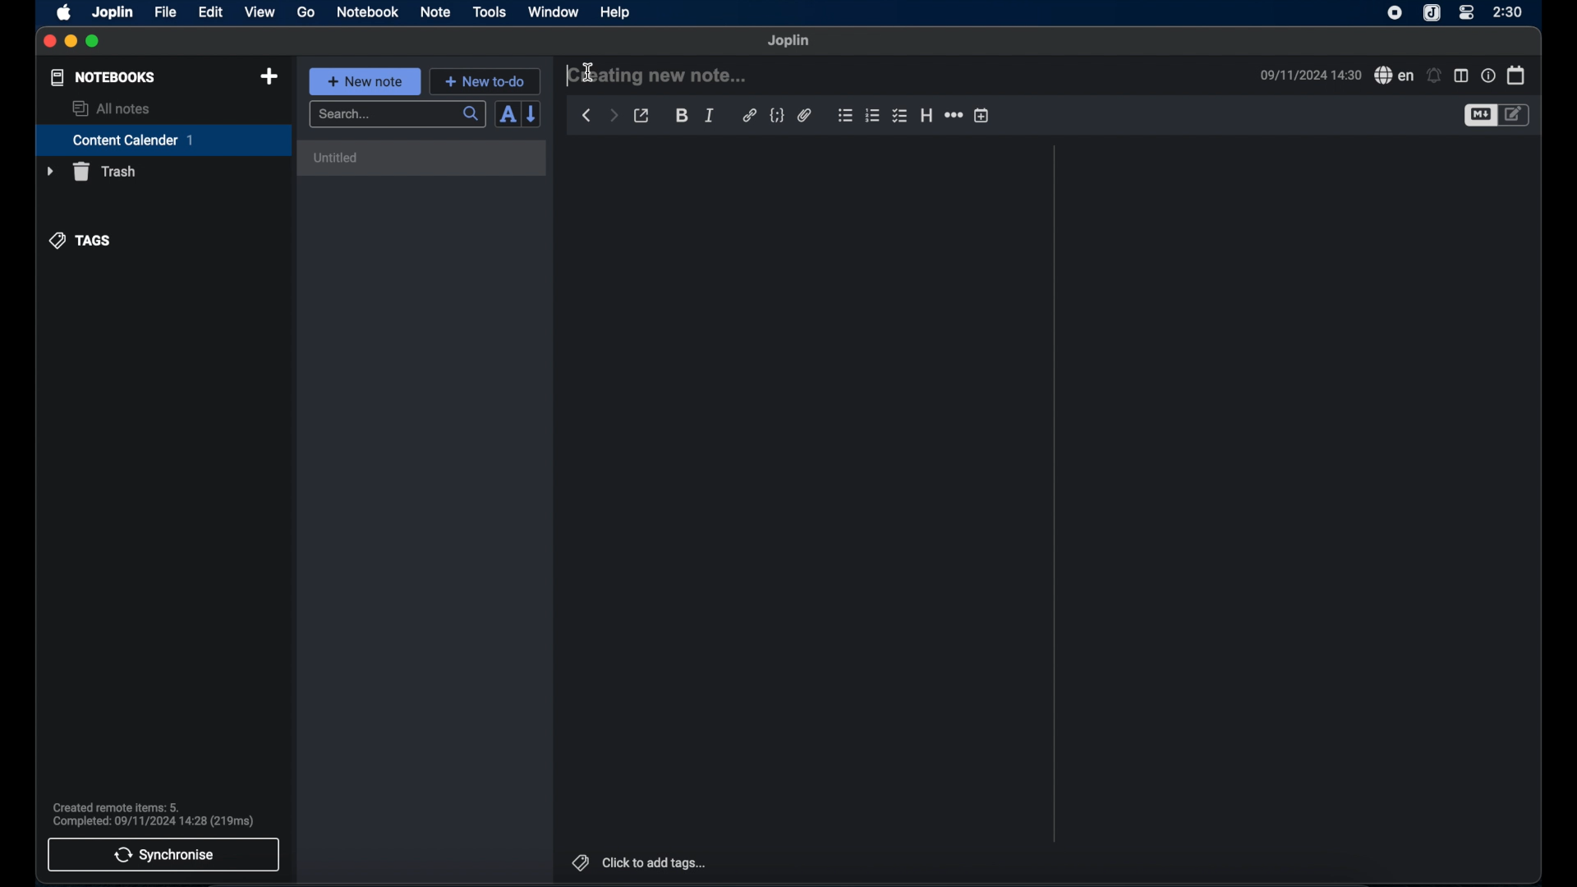 This screenshot has width=1577, height=887. Describe the element at coordinates (270, 77) in the screenshot. I see `new notebook` at that location.